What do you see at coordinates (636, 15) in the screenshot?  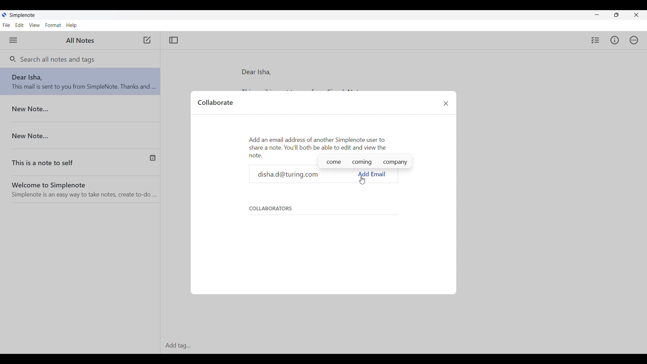 I see `Close` at bounding box center [636, 15].